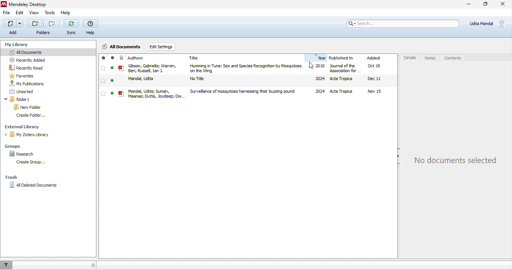 The image size is (512, 270). Describe the element at coordinates (244, 74) in the screenshot. I see `Title

Humming in Tune: Sex and Species Recognition by Mosquitoes
onthe Wing

NoTite

Sr SS ——"` at that location.